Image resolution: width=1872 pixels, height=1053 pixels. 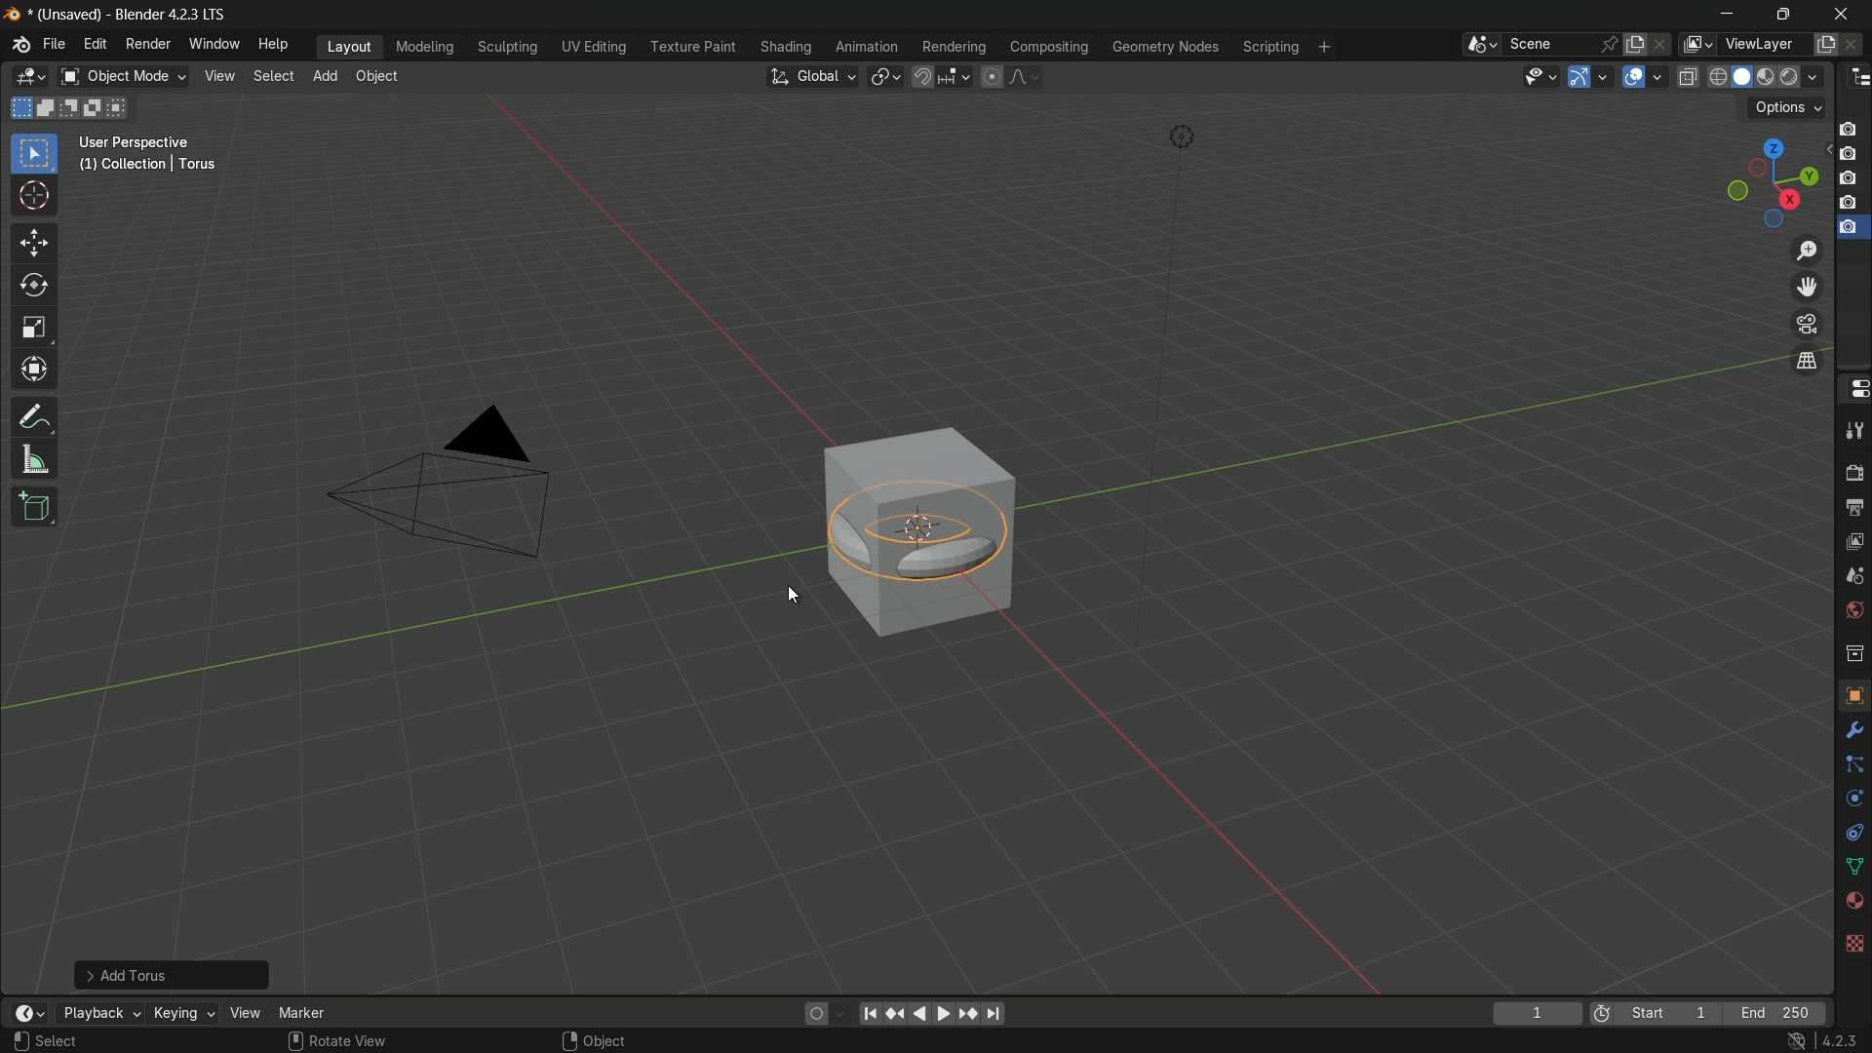 What do you see at coordinates (1657, 75) in the screenshot?
I see `overlays` at bounding box center [1657, 75].